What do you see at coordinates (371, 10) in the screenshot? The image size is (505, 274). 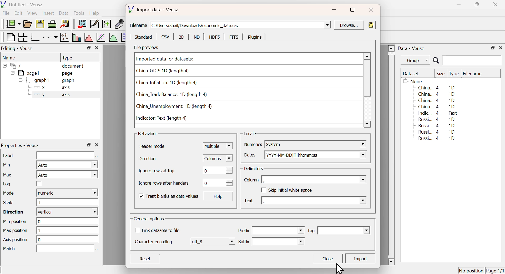 I see `Close` at bounding box center [371, 10].